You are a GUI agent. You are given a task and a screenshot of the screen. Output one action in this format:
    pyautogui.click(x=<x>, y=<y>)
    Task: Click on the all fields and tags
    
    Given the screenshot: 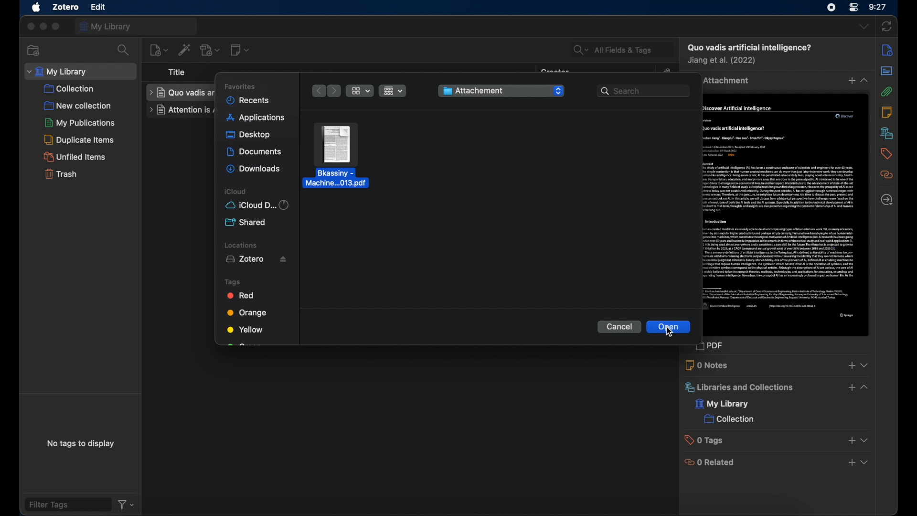 What is the action you would take?
    pyautogui.click(x=621, y=49)
    